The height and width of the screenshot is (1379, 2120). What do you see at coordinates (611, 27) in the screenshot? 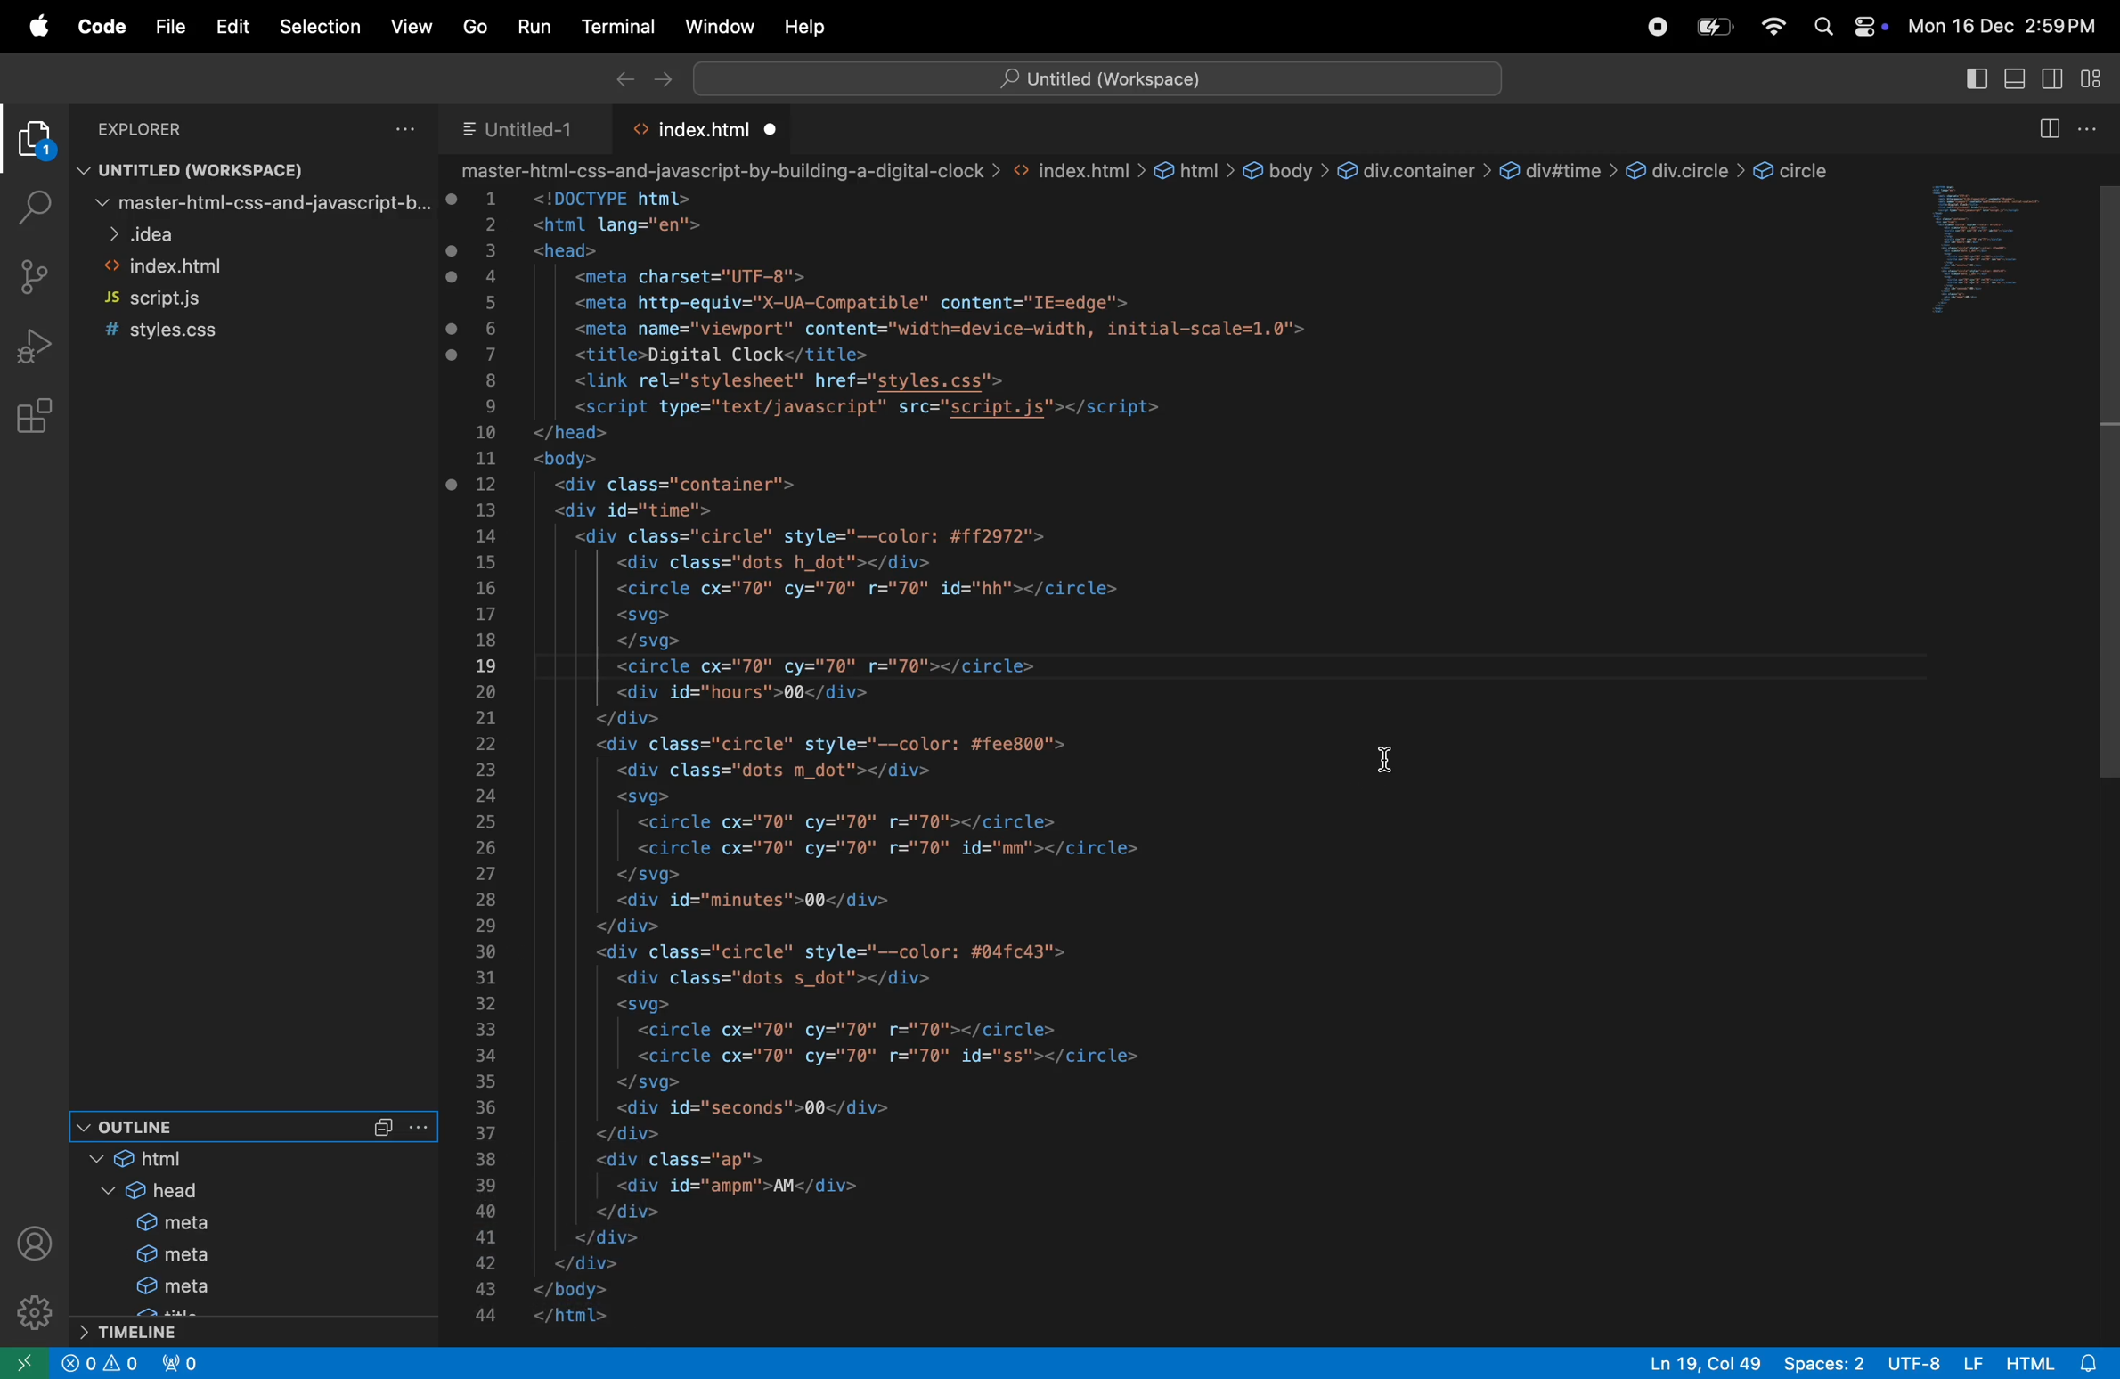
I see `terminal` at bounding box center [611, 27].